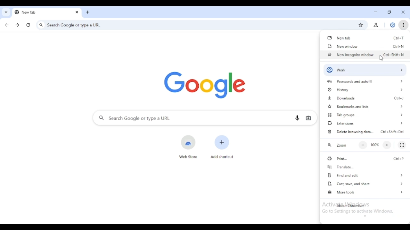 Image resolution: width=410 pixels, height=230 pixels. Describe the element at coordinates (88, 12) in the screenshot. I see `add tab` at that location.